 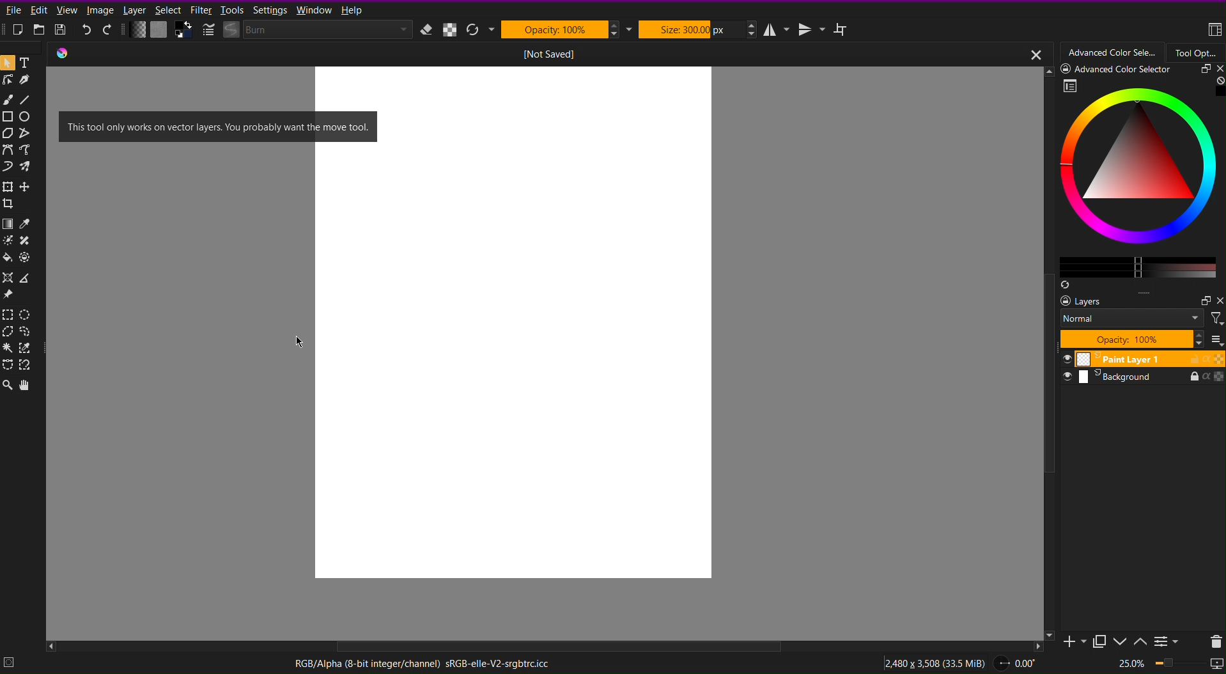 I want to click on Undo, so click(x=86, y=31).